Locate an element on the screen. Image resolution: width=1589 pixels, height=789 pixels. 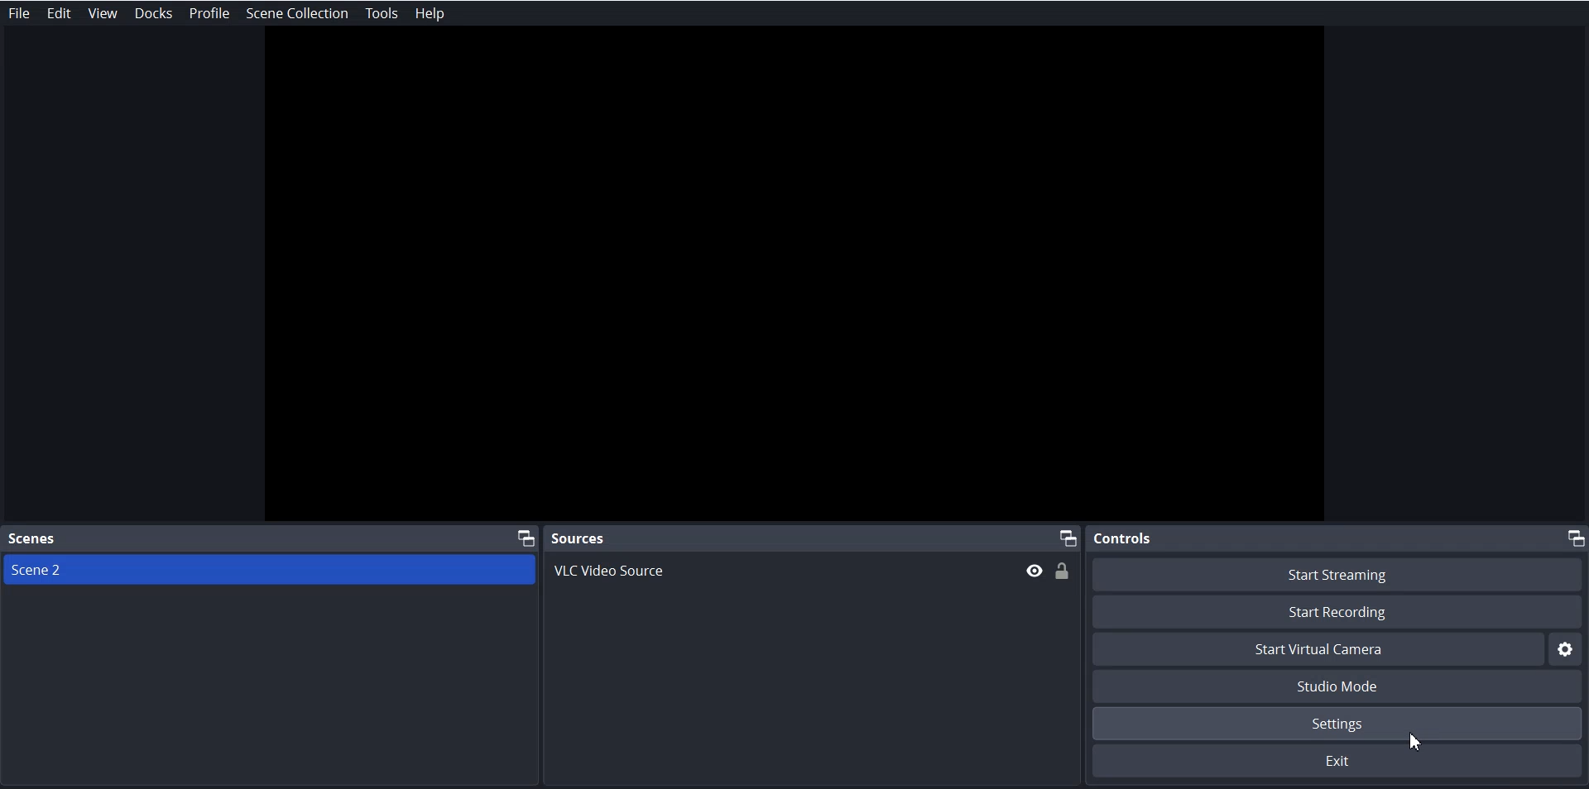
Maximize is located at coordinates (1574, 538).